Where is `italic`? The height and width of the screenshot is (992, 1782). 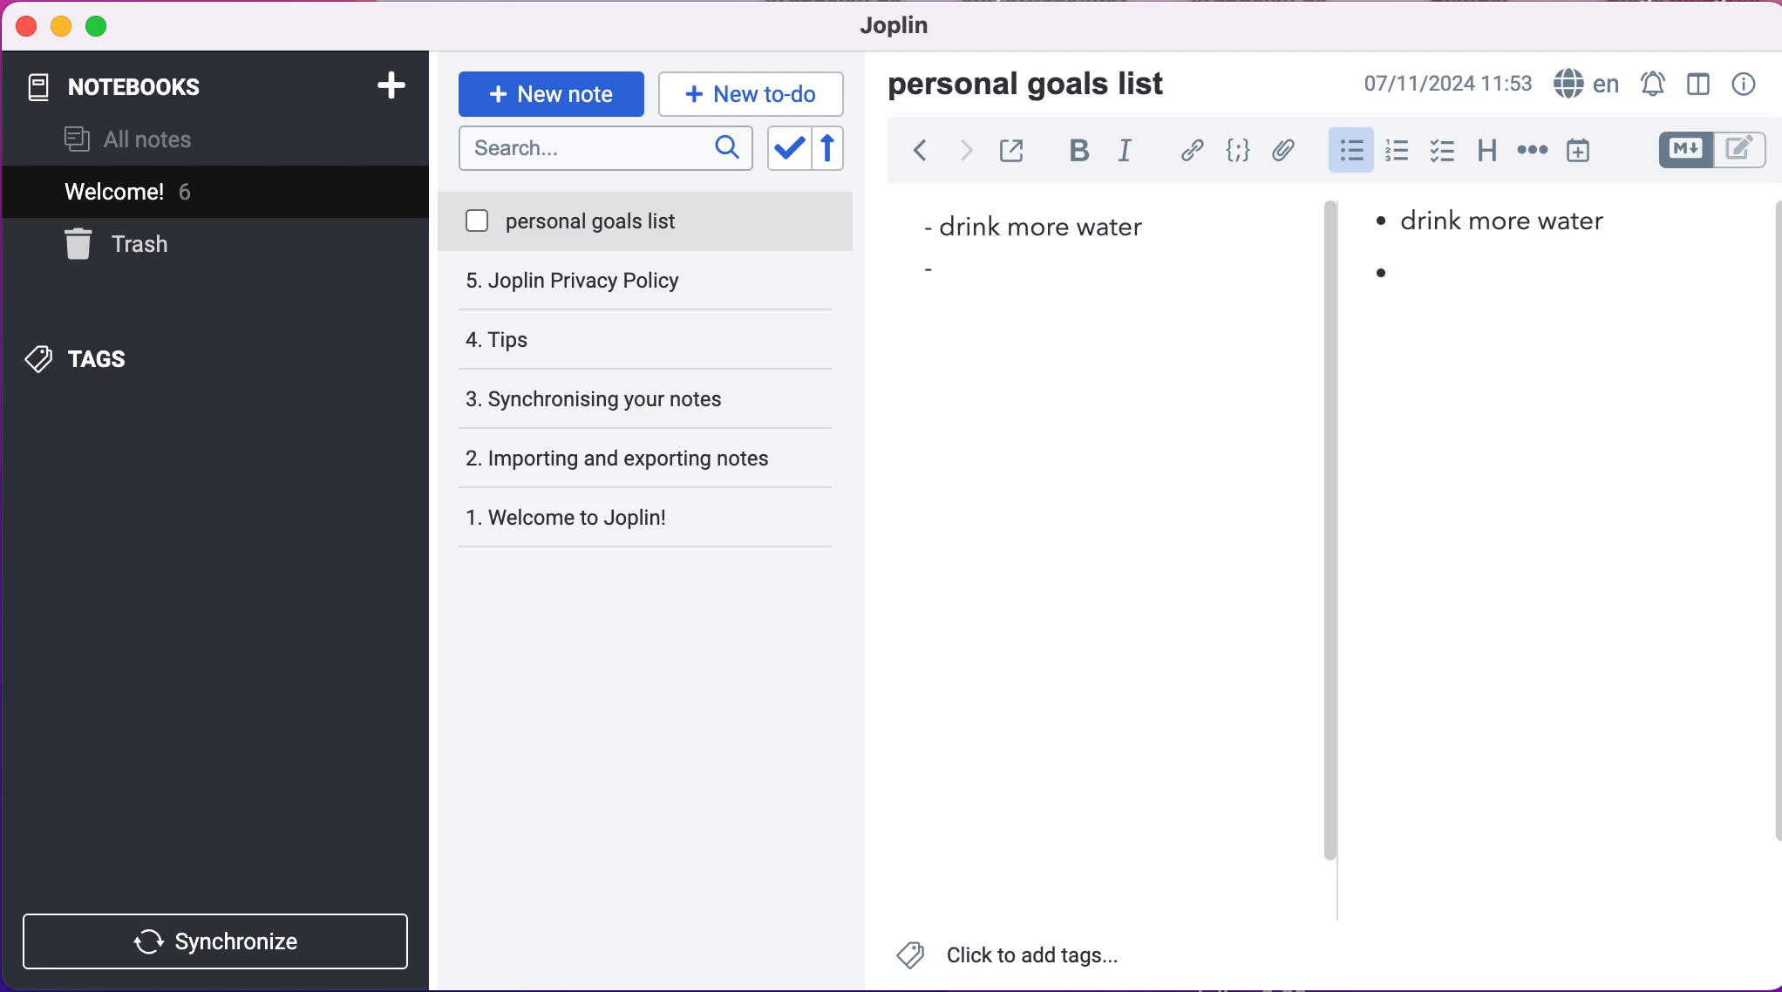 italic is located at coordinates (1129, 155).